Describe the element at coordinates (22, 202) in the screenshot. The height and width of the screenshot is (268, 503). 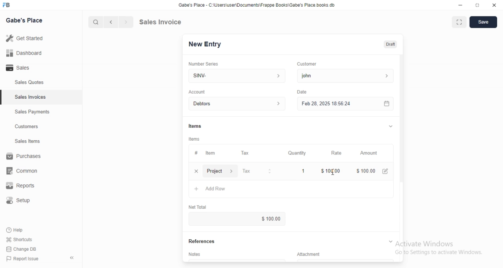
I see `Setup` at that location.